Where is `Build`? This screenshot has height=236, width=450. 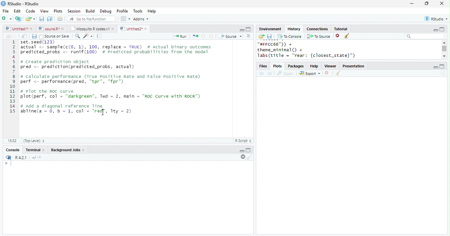 Build is located at coordinates (90, 11).